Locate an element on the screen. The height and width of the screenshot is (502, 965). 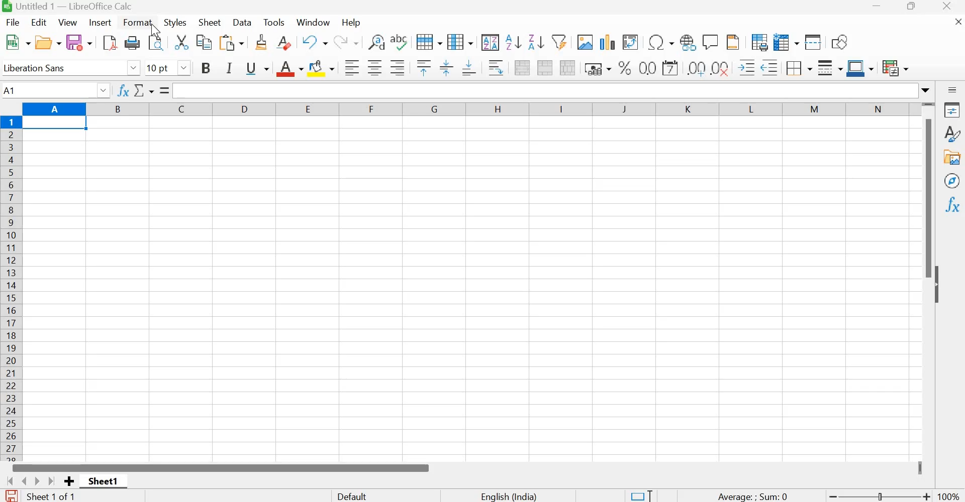
Find and replace is located at coordinates (375, 42).